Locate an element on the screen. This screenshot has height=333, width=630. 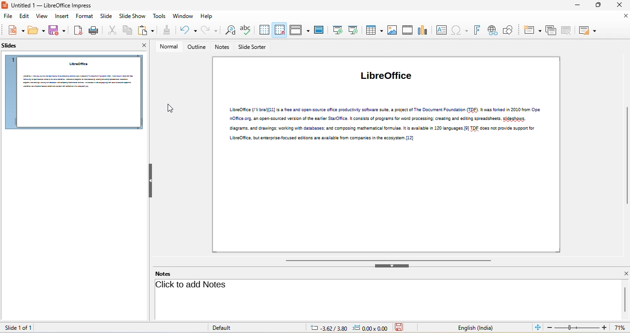
snap to grid is located at coordinates (281, 31).